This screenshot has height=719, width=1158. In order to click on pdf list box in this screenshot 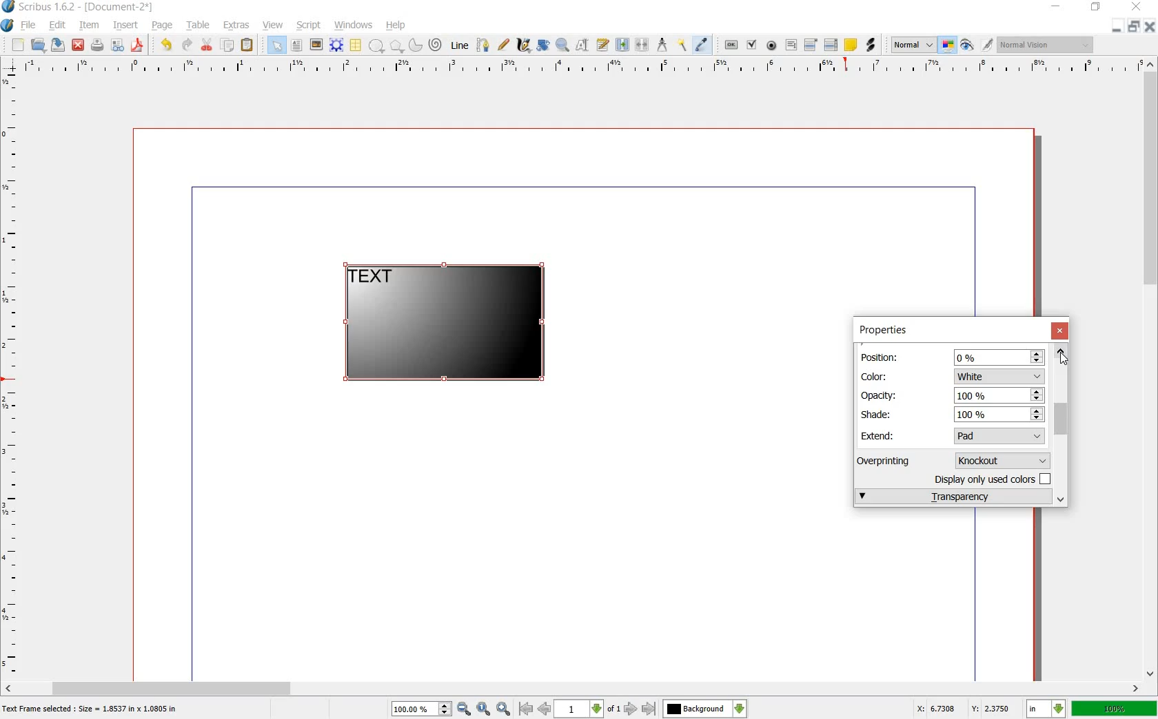, I will do `click(831, 44)`.